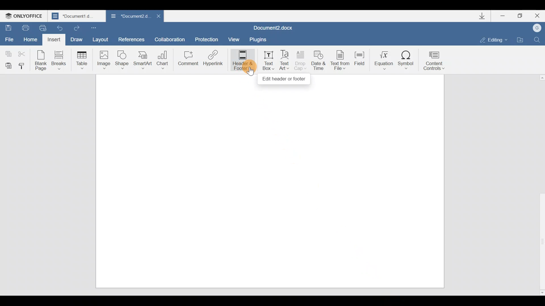 The height and width of the screenshot is (306, 545). I want to click on SmartArt, so click(143, 60).